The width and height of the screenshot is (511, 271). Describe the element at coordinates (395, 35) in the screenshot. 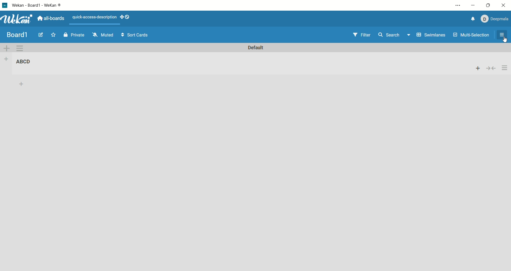

I see `search` at that location.